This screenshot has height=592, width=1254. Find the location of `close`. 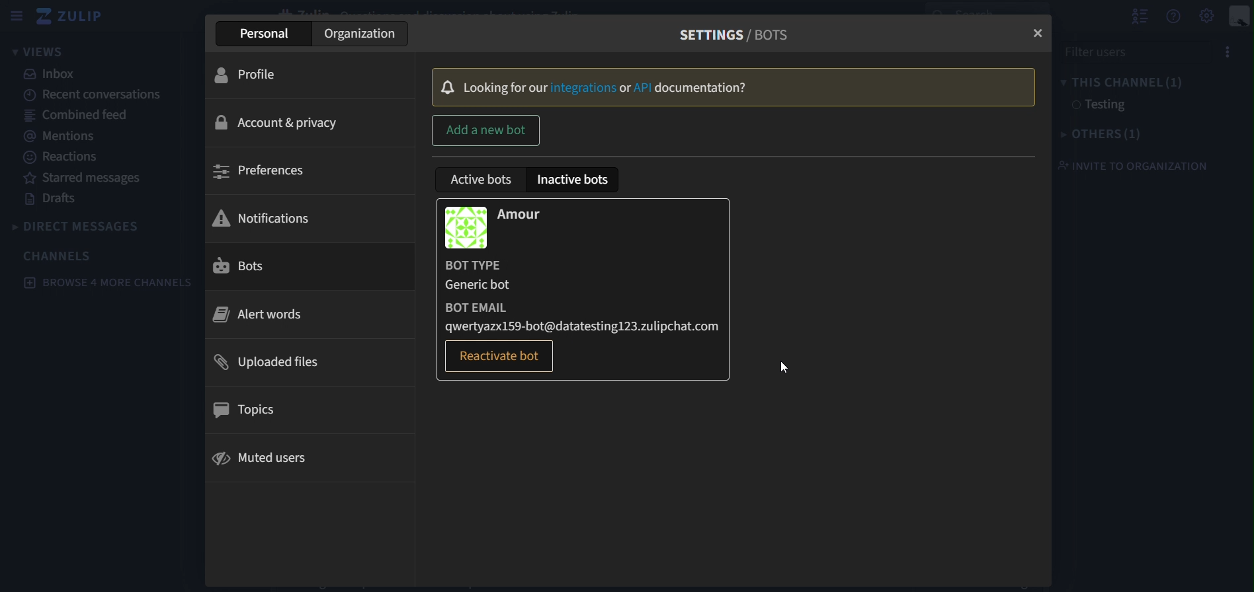

close is located at coordinates (1036, 34).